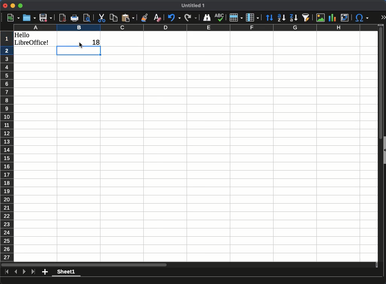 Image resolution: width=386 pixels, height=284 pixels. What do you see at coordinates (12, 17) in the screenshot?
I see `new` at bounding box center [12, 17].